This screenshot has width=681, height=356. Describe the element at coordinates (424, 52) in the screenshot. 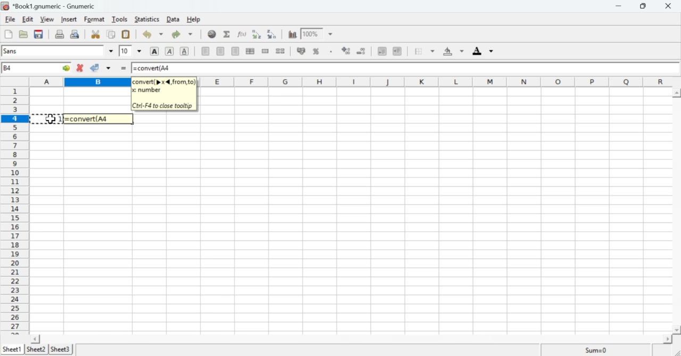

I see `Borders` at that location.